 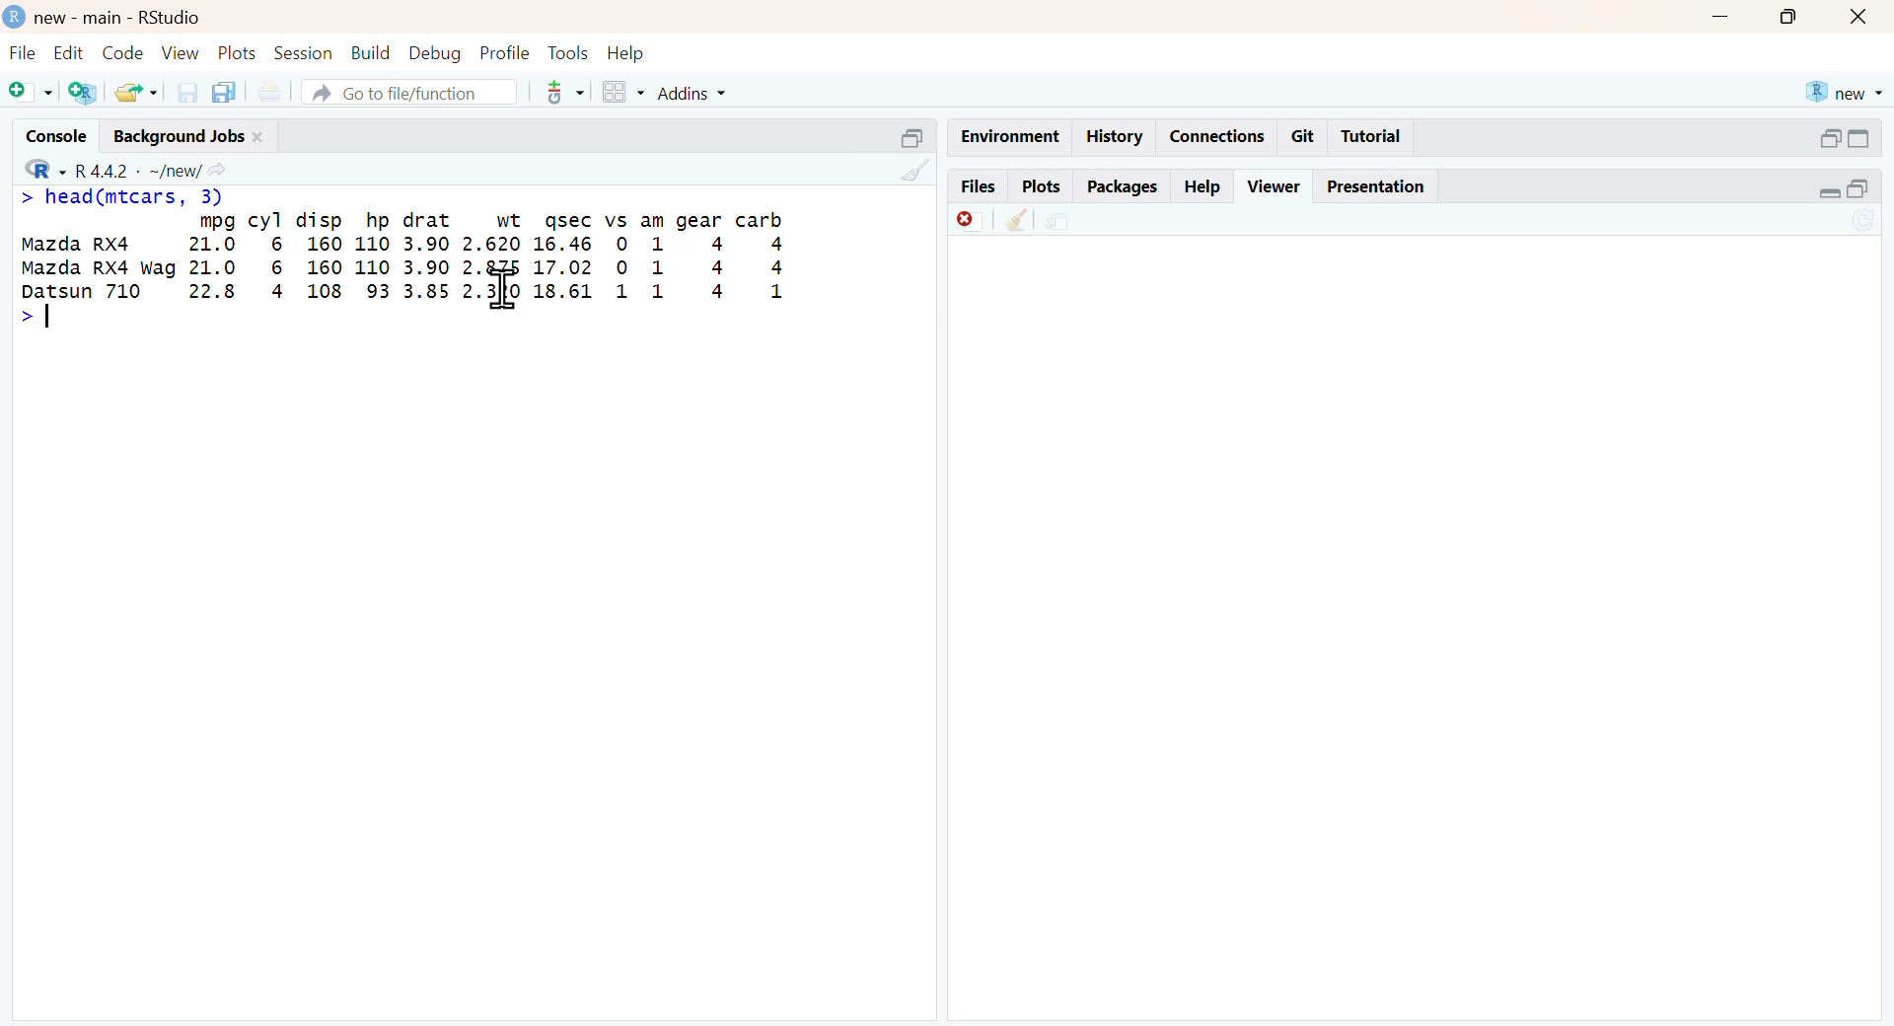 What do you see at coordinates (120, 51) in the screenshot?
I see `Code` at bounding box center [120, 51].